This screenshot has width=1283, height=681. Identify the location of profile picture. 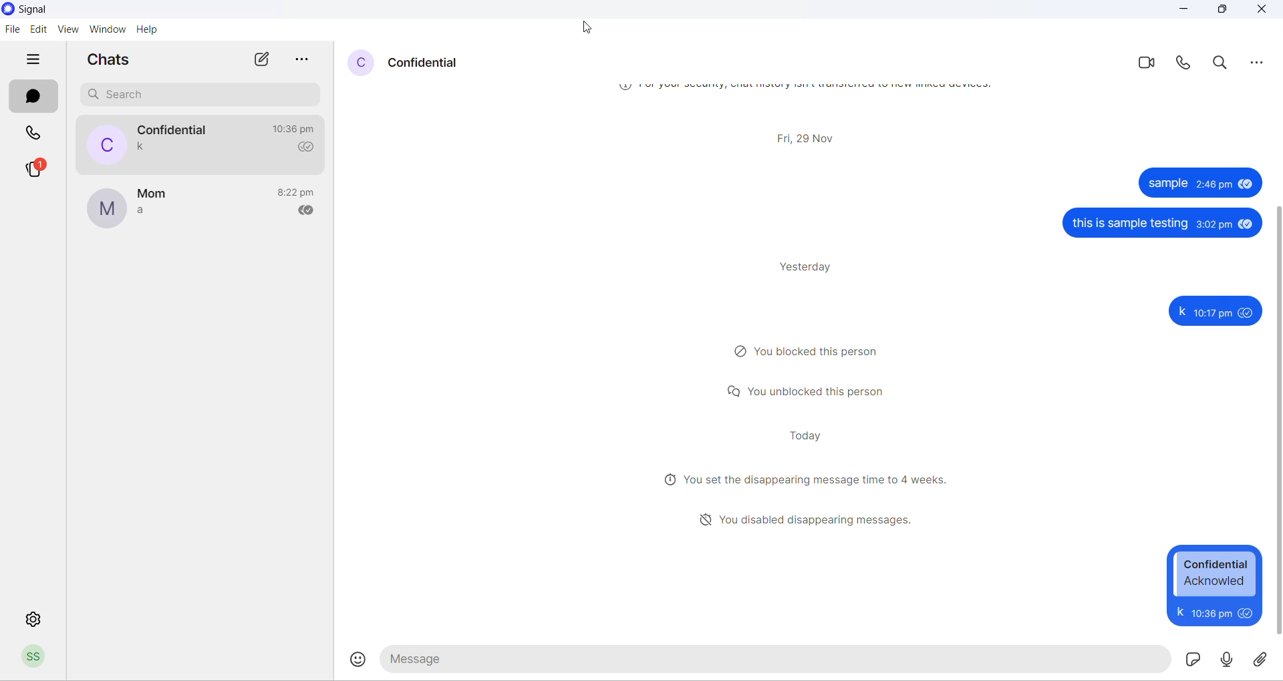
(355, 63).